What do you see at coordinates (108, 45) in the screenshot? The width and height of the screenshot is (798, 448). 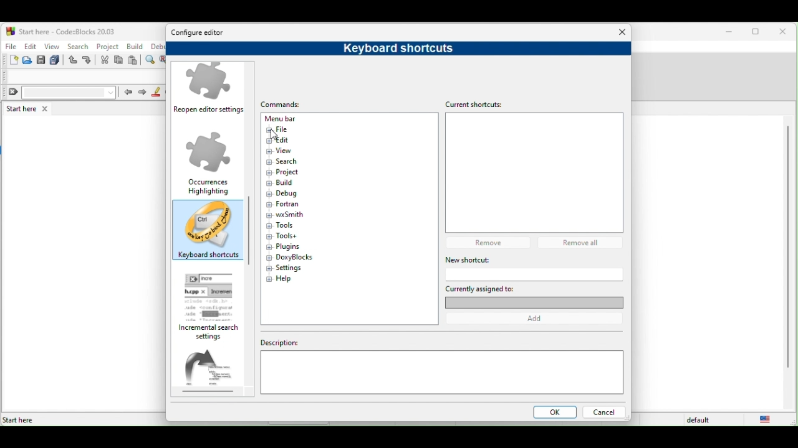 I see `project` at bounding box center [108, 45].